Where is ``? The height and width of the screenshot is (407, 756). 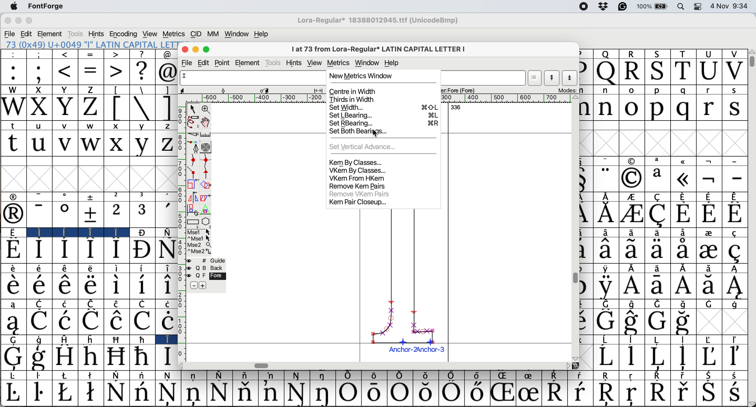  is located at coordinates (190, 260).